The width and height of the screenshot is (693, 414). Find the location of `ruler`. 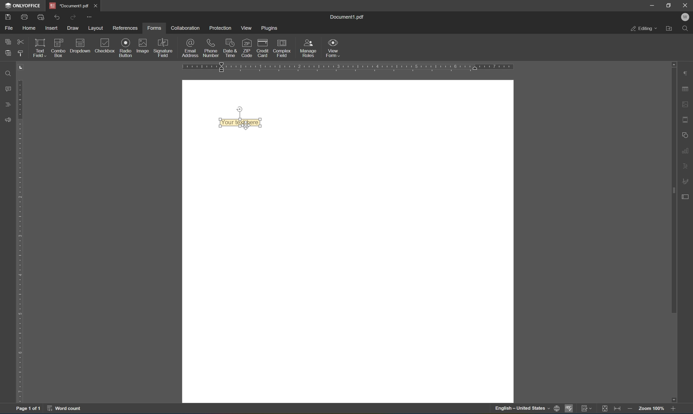

ruler is located at coordinates (349, 66).